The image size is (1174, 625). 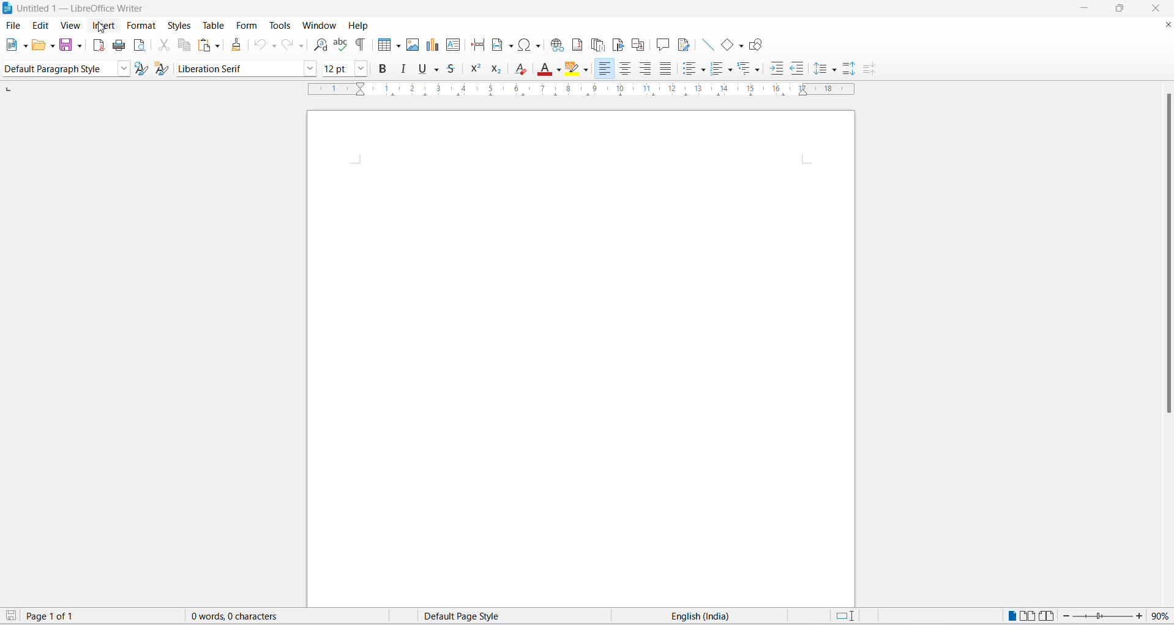 What do you see at coordinates (578, 44) in the screenshot?
I see `insert footnote` at bounding box center [578, 44].